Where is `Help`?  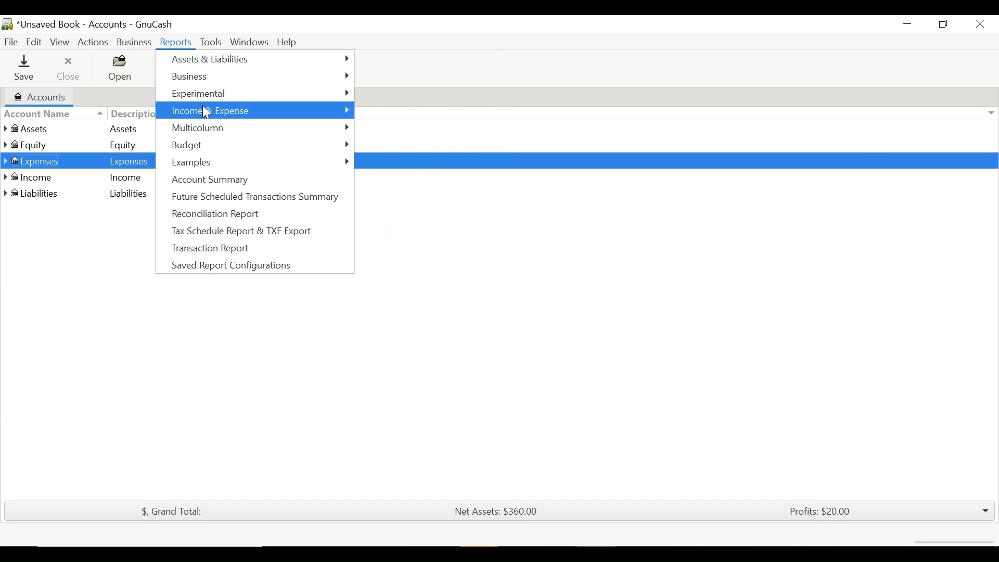 Help is located at coordinates (289, 42).